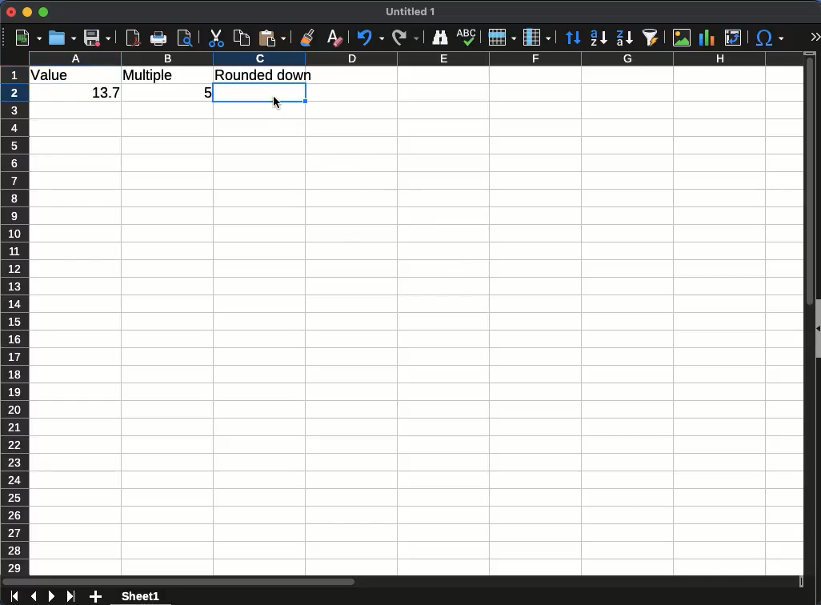  I want to click on 13.7, so click(102, 94).